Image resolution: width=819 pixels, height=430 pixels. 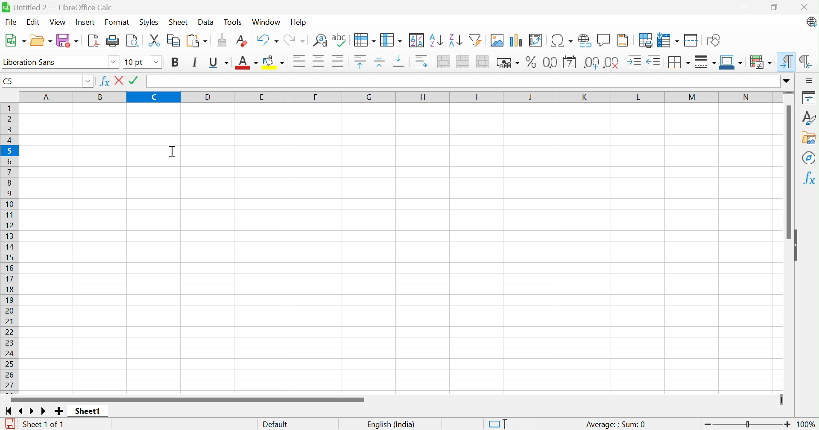 What do you see at coordinates (22, 411) in the screenshot?
I see `Scroll to previous sheet` at bounding box center [22, 411].